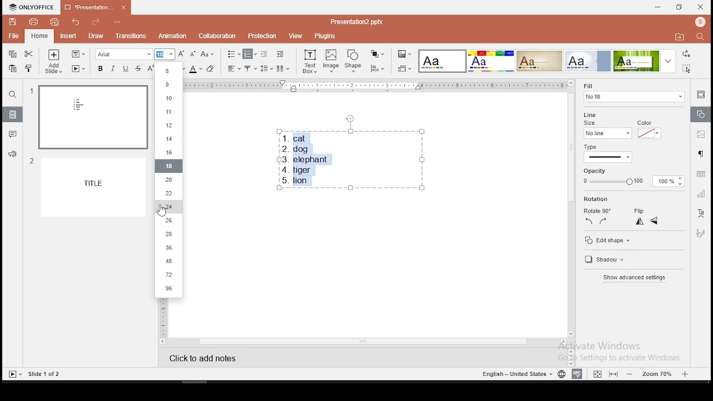  Describe the element at coordinates (12, 154) in the screenshot. I see `support and feedback` at that location.